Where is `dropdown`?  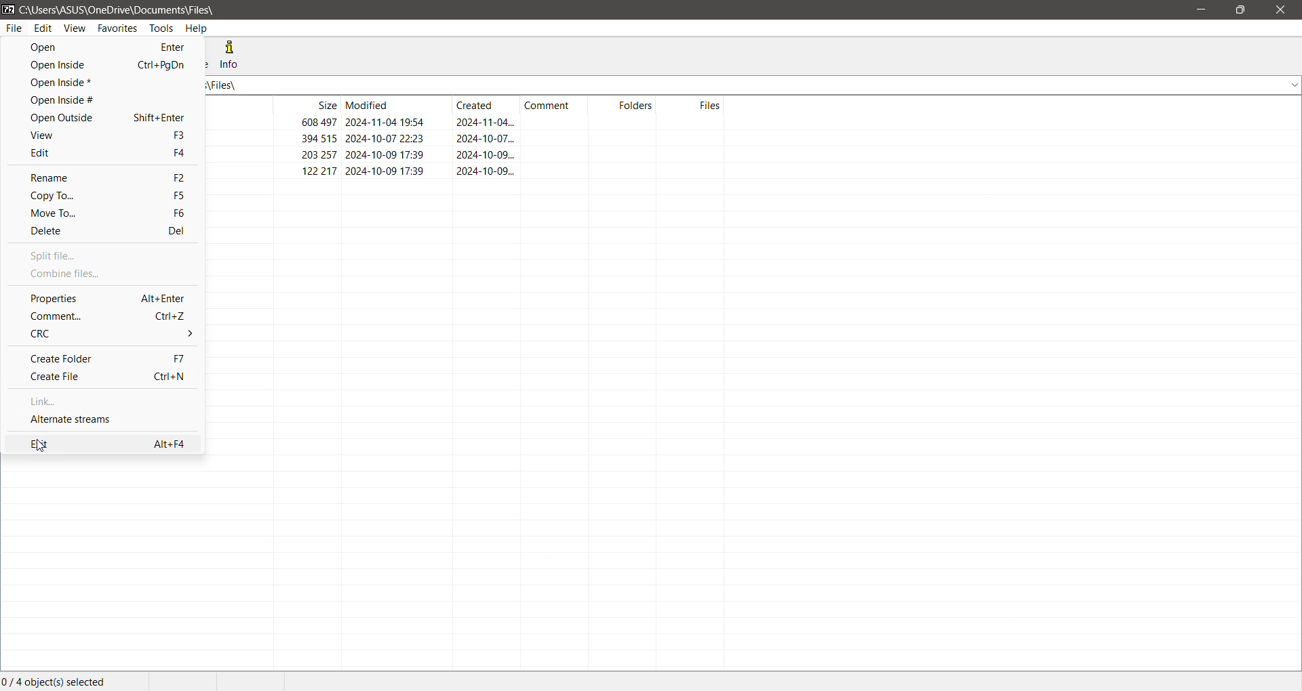 dropdown is located at coordinates (1291, 86).